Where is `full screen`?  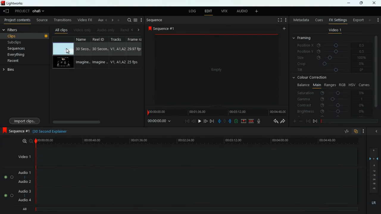 full screen is located at coordinates (279, 20).